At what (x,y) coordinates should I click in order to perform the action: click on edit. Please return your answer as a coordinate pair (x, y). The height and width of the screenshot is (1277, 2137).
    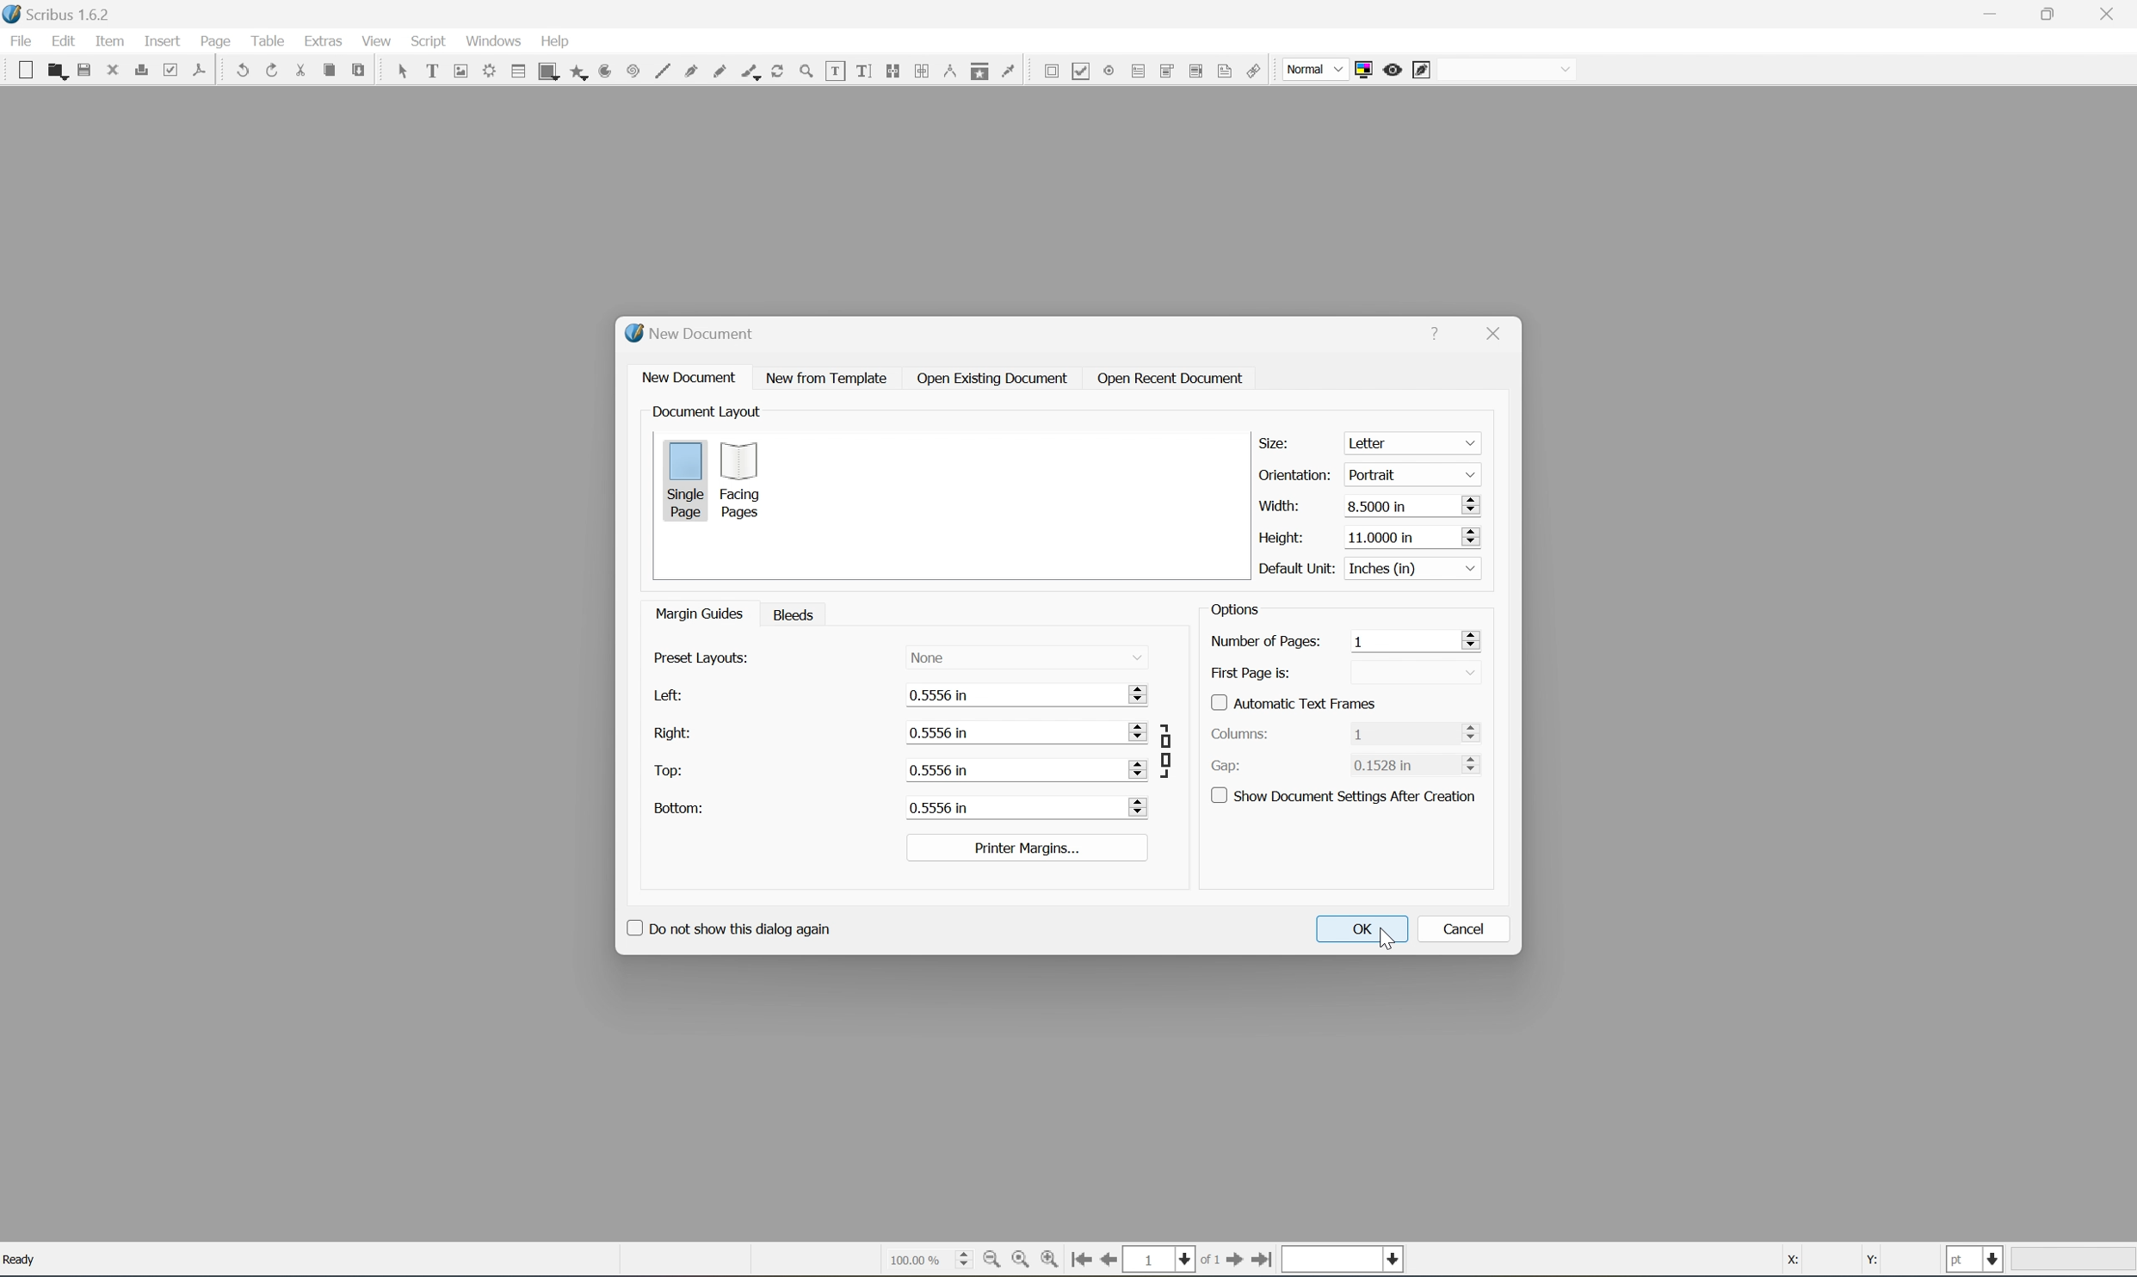
    Looking at the image, I should click on (63, 41).